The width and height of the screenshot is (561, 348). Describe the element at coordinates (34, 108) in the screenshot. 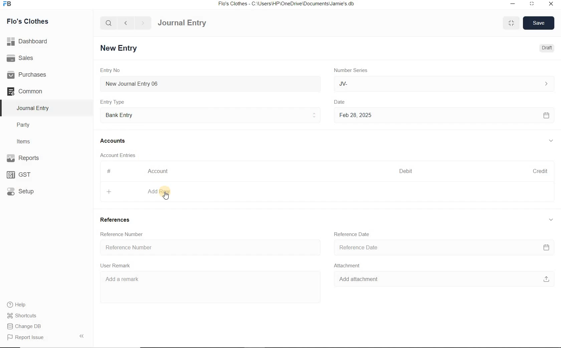

I see `Journal Entry` at that location.